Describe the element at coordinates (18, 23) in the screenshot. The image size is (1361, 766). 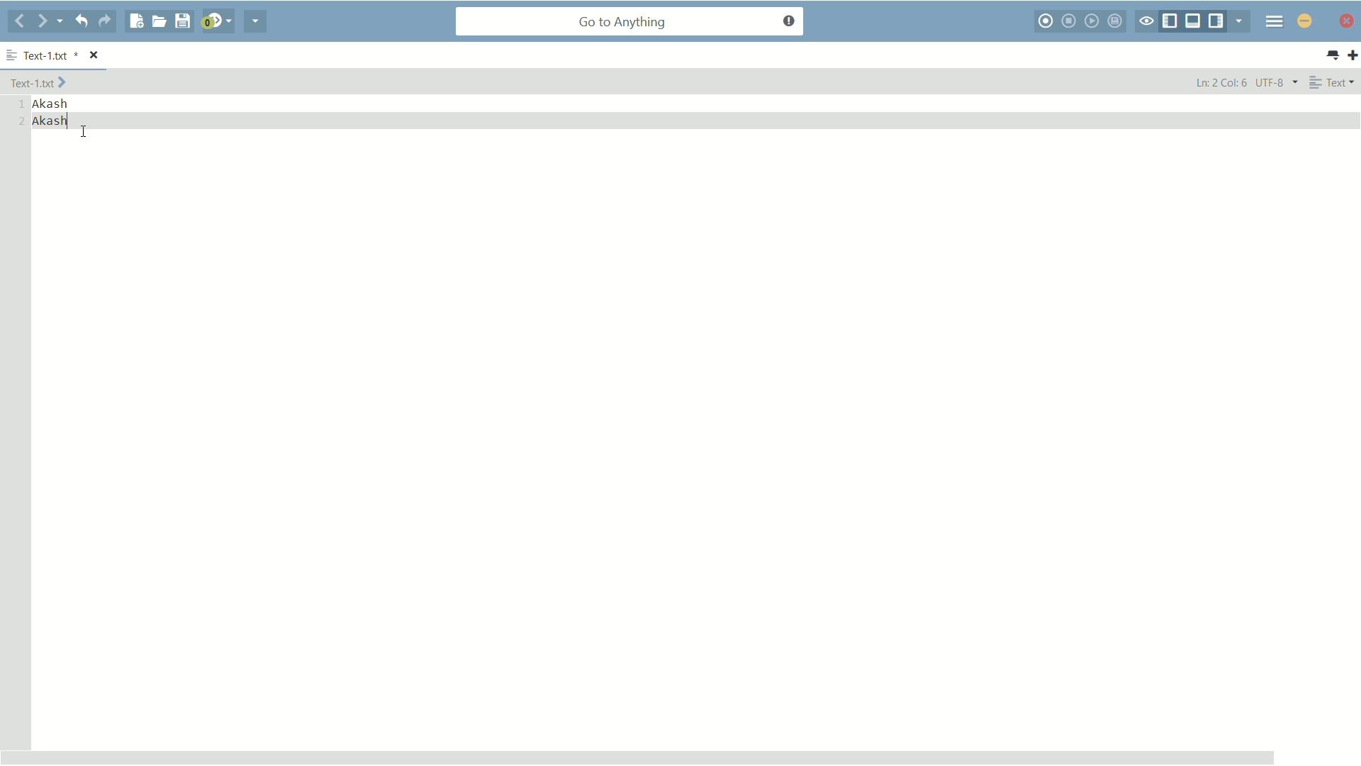
I see `back` at that location.